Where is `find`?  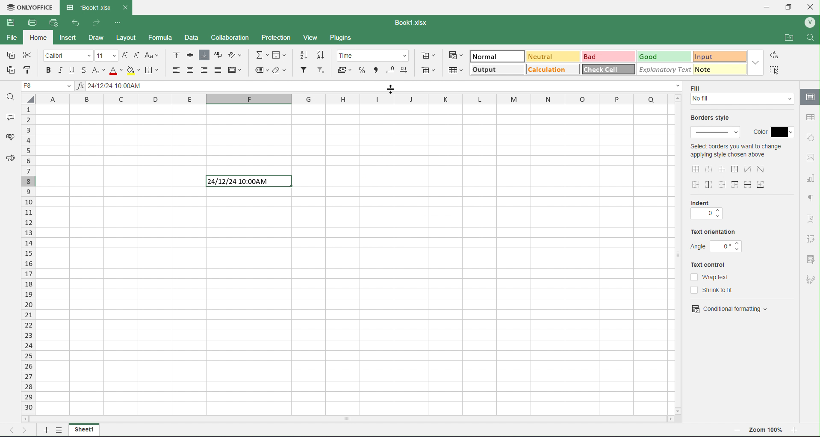
find is located at coordinates (813, 37).